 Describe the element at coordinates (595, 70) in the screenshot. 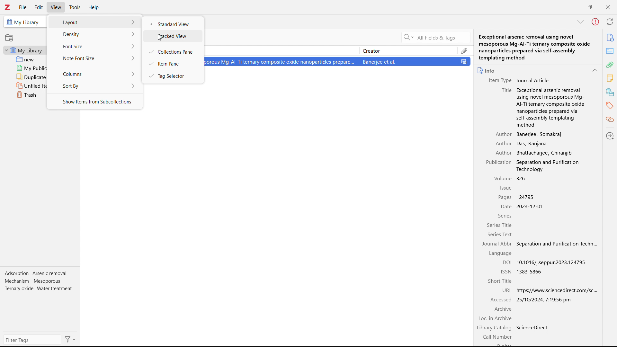

I see `collapse info` at that location.